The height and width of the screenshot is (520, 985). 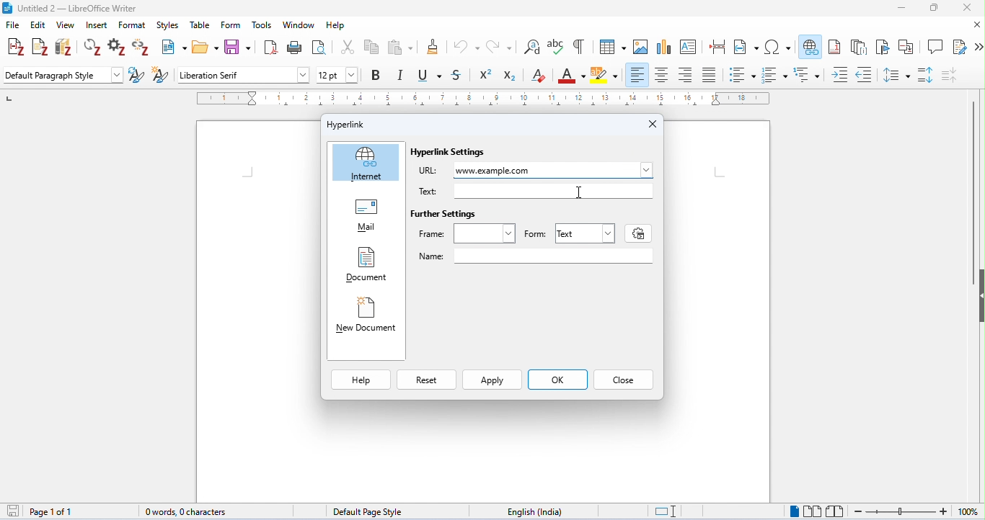 I want to click on save, so click(x=15, y=511).